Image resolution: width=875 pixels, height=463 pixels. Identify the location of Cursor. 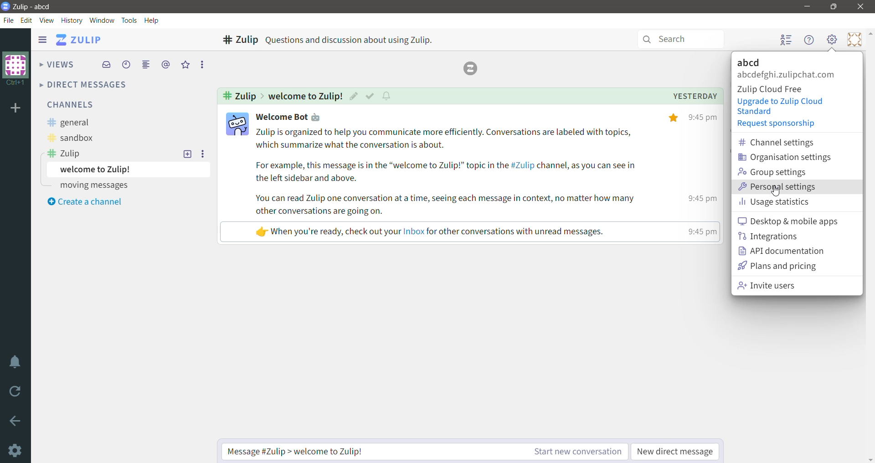
(777, 190).